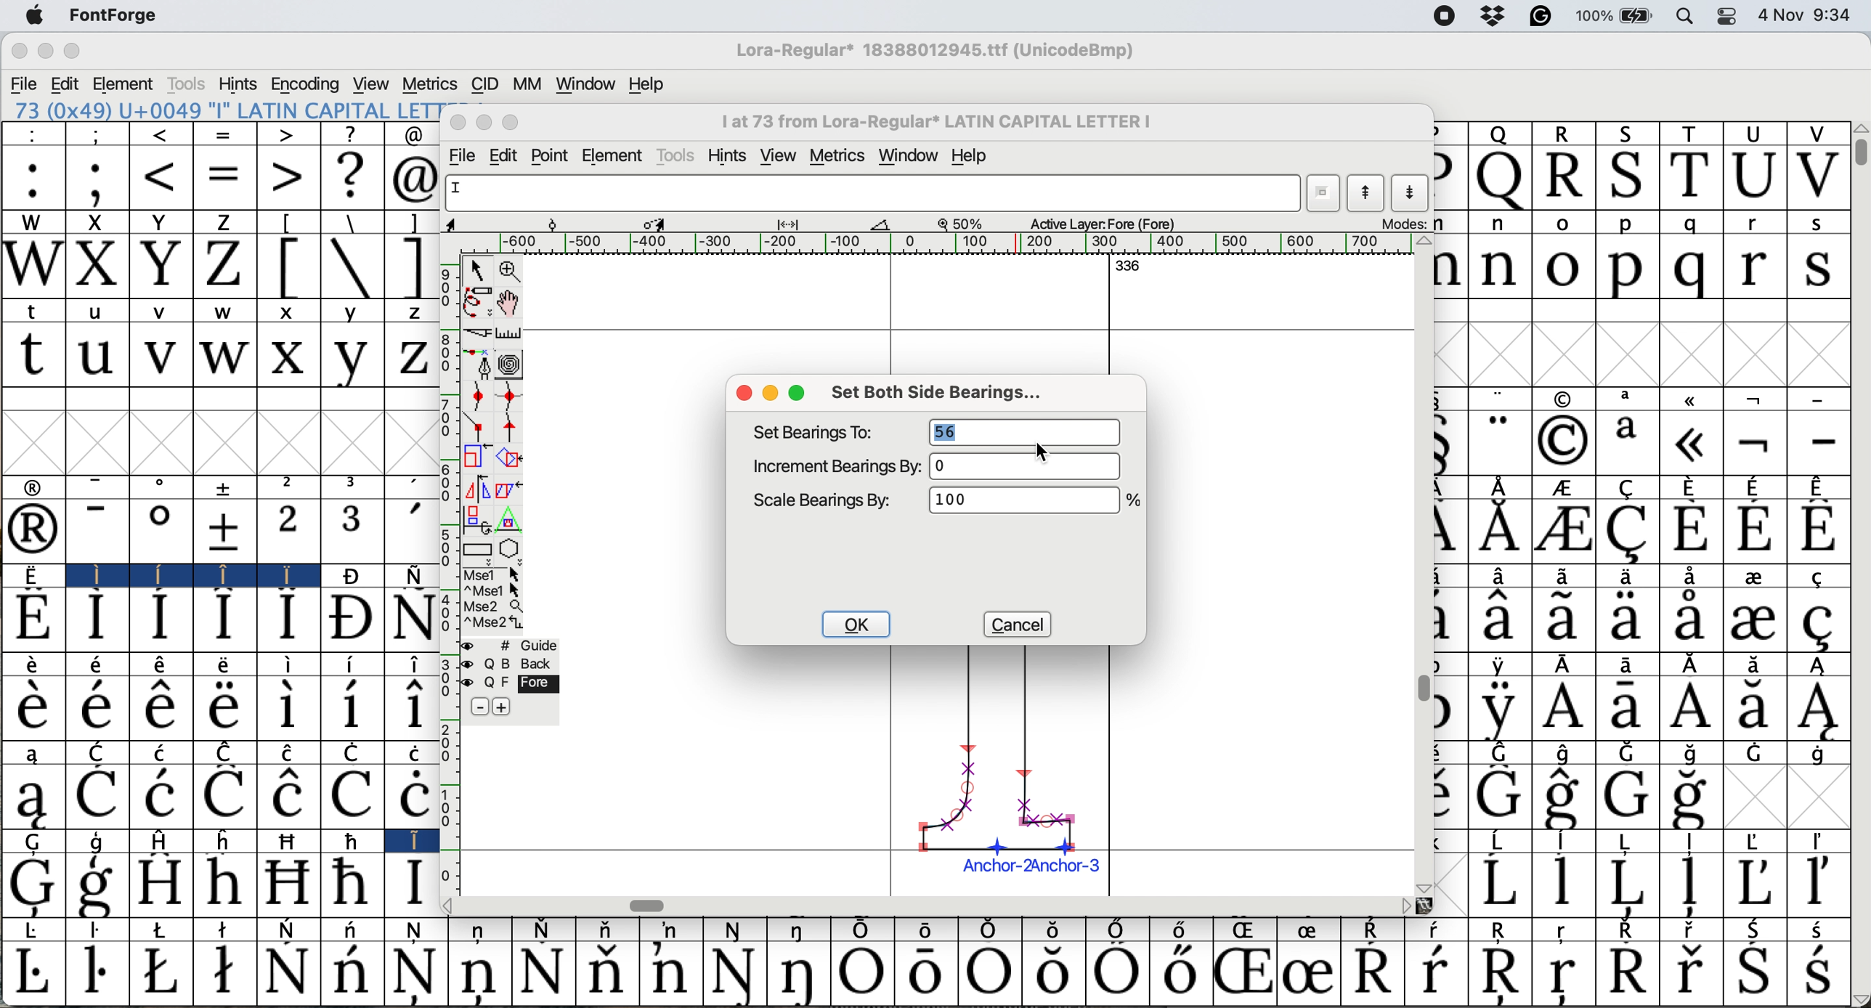  Describe the element at coordinates (288, 176) in the screenshot. I see `>` at that location.